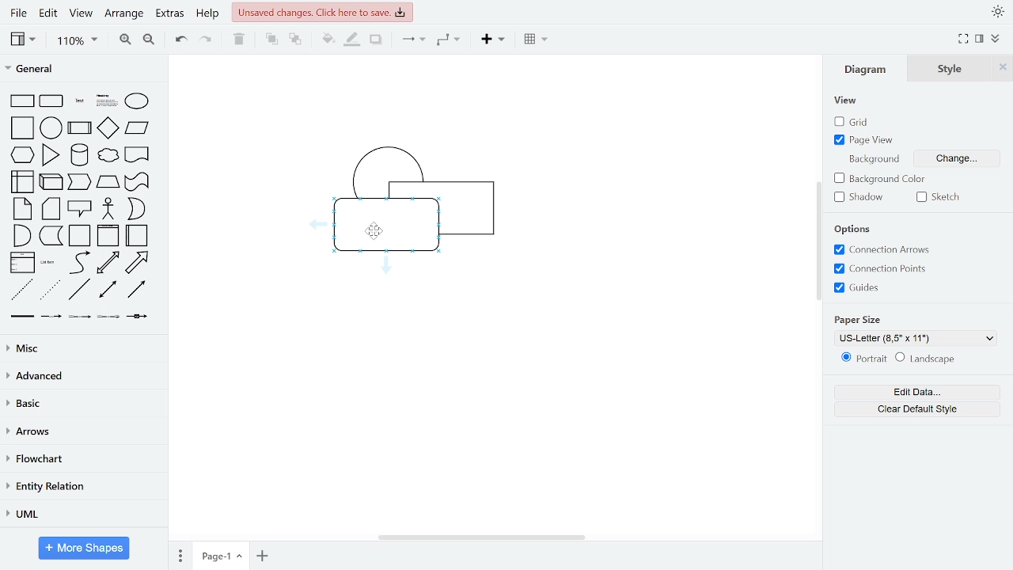 The height and width of the screenshot is (570, 1013). What do you see at coordinates (866, 359) in the screenshot?
I see `portrait` at bounding box center [866, 359].